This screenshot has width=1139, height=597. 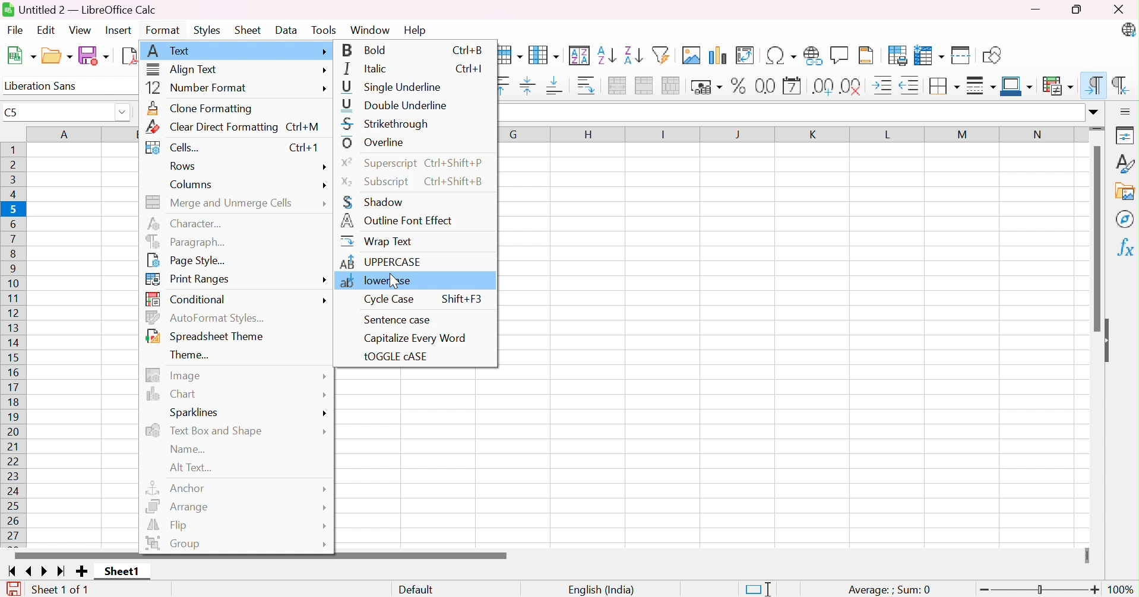 What do you see at coordinates (963, 54) in the screenshot?
I see `Split Window` at bounding box center [963, 54].